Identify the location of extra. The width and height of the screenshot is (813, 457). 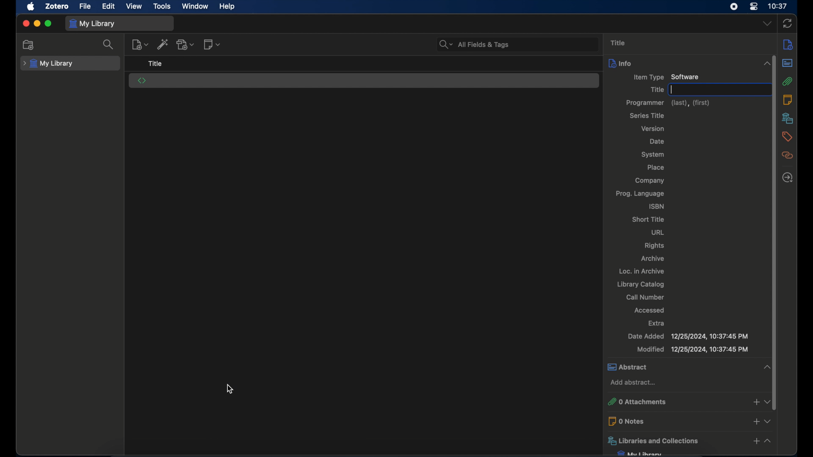
(658, 323).